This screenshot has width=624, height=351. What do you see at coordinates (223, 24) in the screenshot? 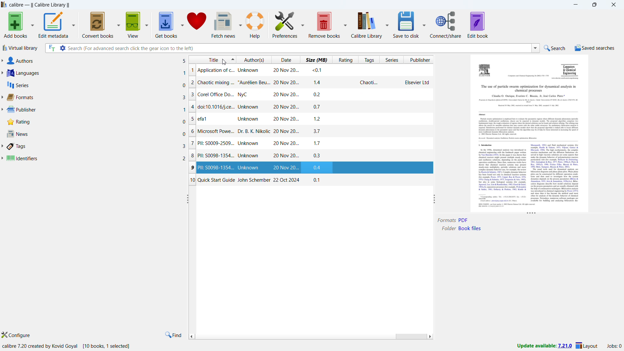
I see `fetch news` at bounding box center [223, 24].